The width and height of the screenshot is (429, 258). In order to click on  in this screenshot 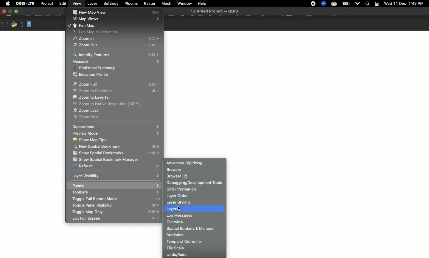, I will do `click(324, 4)`.